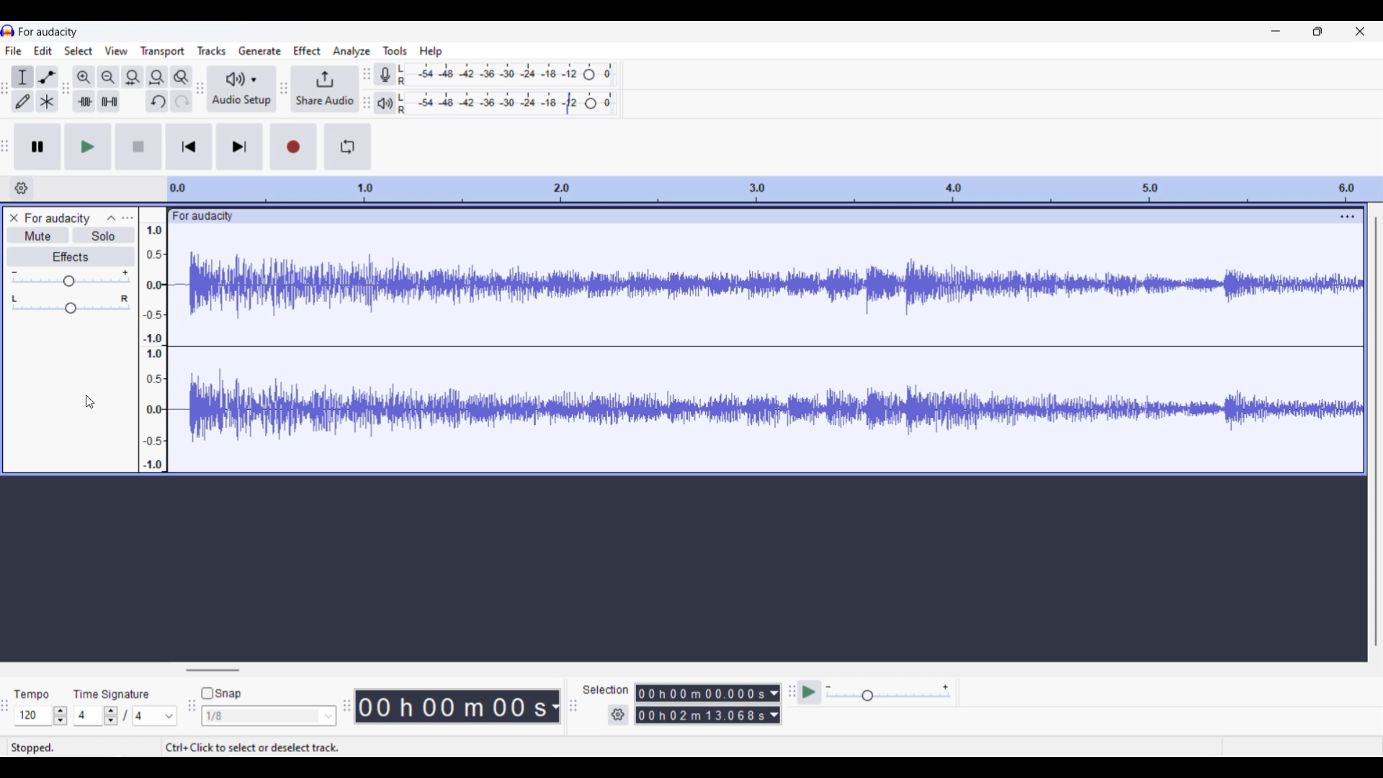 The width and height of the screenshot is (1383, 778). What do you see at coordinates (109, 101) in the screenshot?
I see `Silence audio selection` at bounding box center [109, 101].